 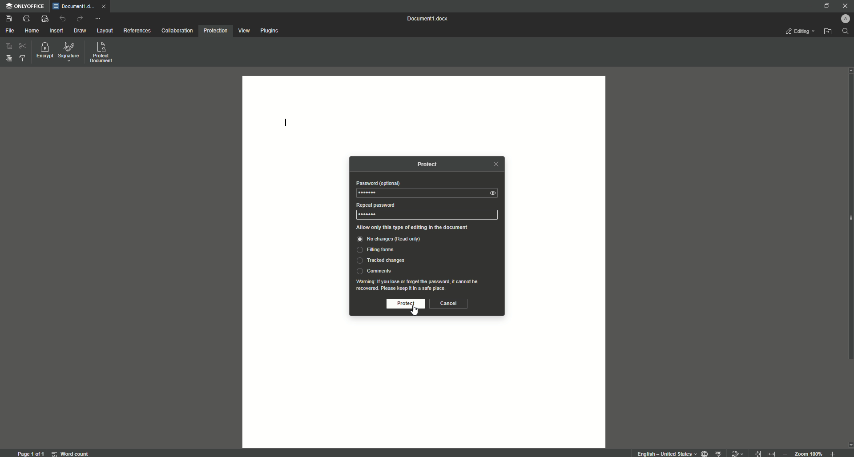 I want to click on Collaboration, so click(x=177, y=30).